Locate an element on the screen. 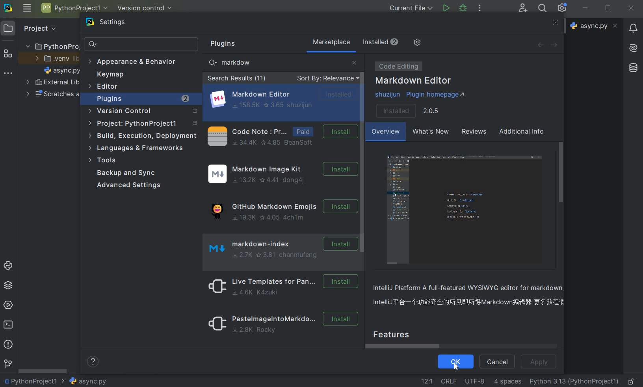 The width and height of the screenshot is (643, 387). markdown-index is located at coordinates (279, 247).